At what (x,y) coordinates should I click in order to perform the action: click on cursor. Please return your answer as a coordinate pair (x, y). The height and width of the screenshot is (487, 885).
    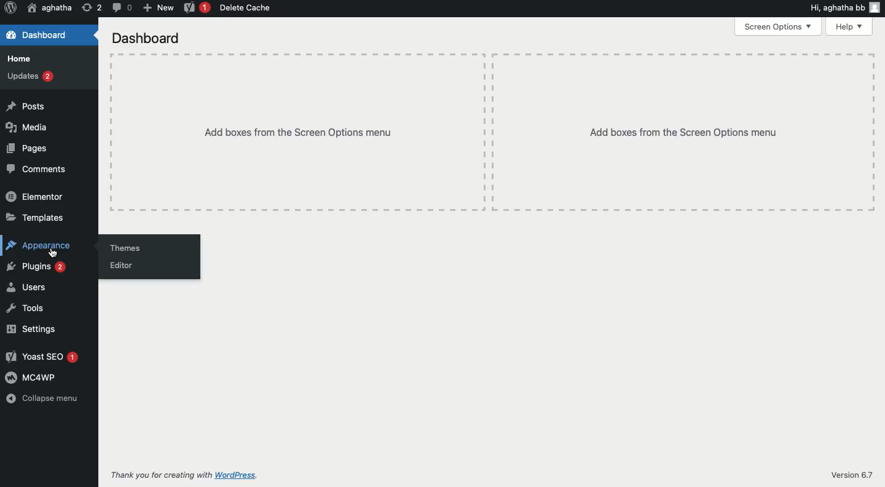
    Looking at the image, I should click on (53, 253).